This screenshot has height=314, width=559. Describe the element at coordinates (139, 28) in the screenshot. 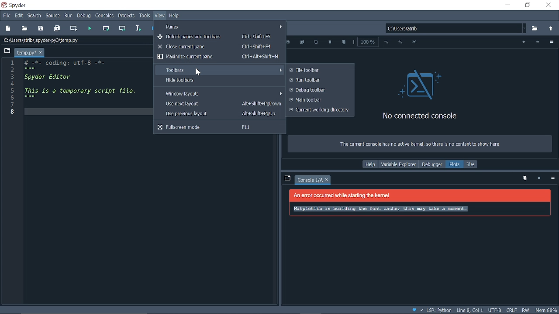

I see `Run selection or current line` at that location.